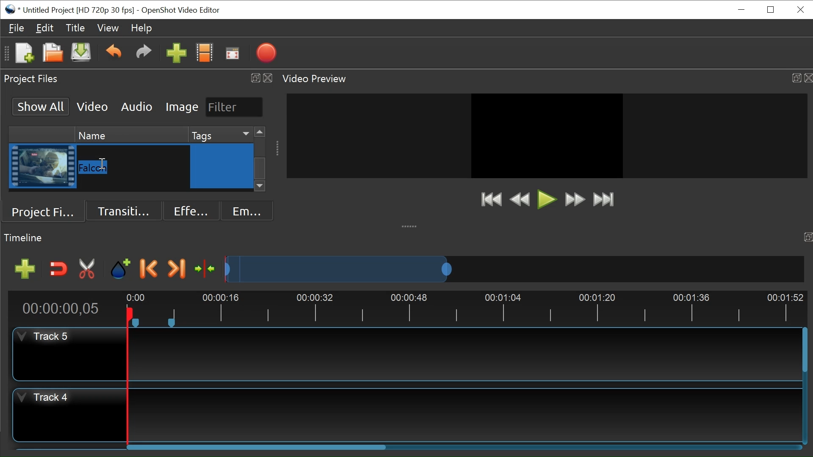 This screenshot has height=457, width=813. Describe the element at coordinates (80, 9) in the screenshot. I see `Project Name` at that location.